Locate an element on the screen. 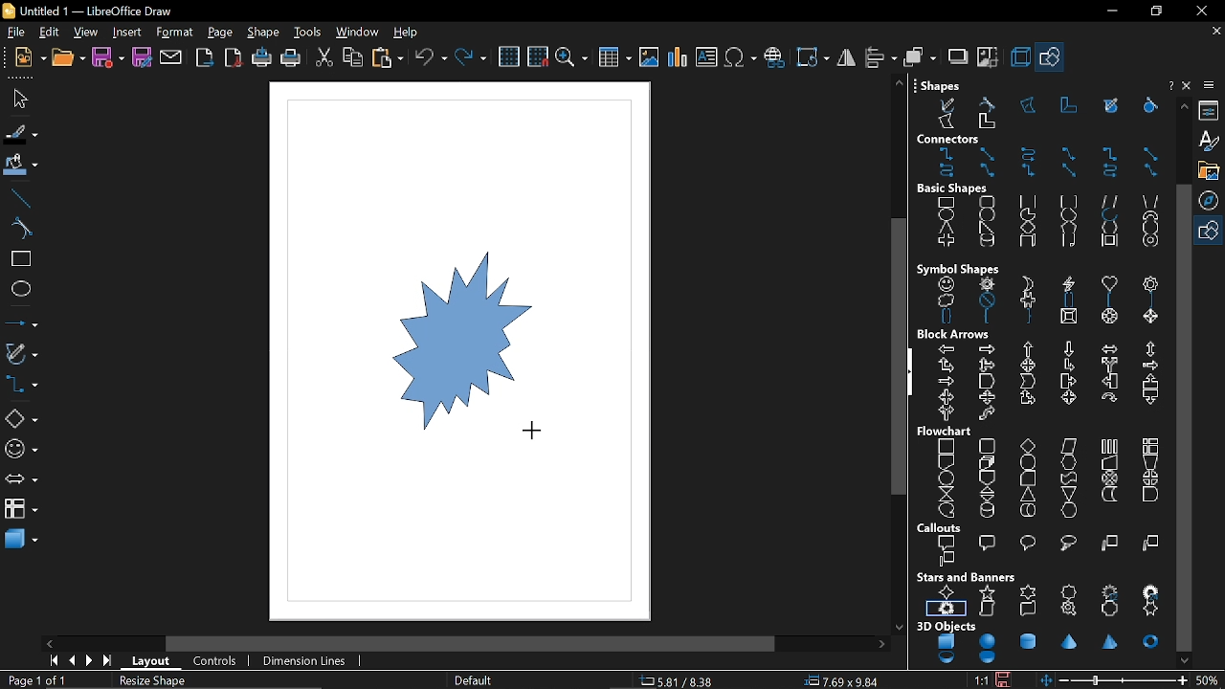 The width and height of the screenshot is (1225, 689). Transformation is located at coordinates (811, 56).